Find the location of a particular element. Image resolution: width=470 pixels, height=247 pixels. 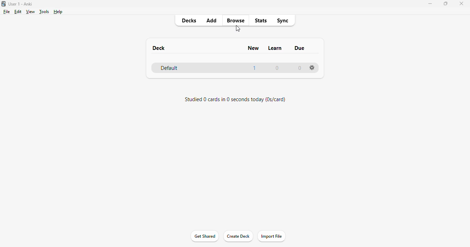

cursor is located at coordinates (238, 28).